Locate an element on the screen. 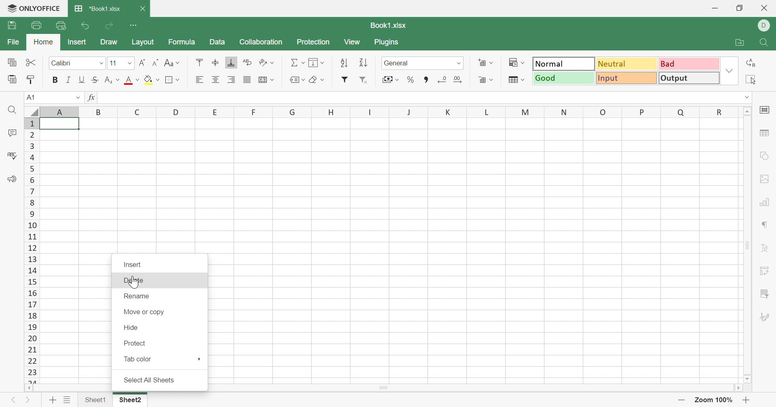 This screenshot has height=407, width=776. Home is located at coordinates (42, 40).